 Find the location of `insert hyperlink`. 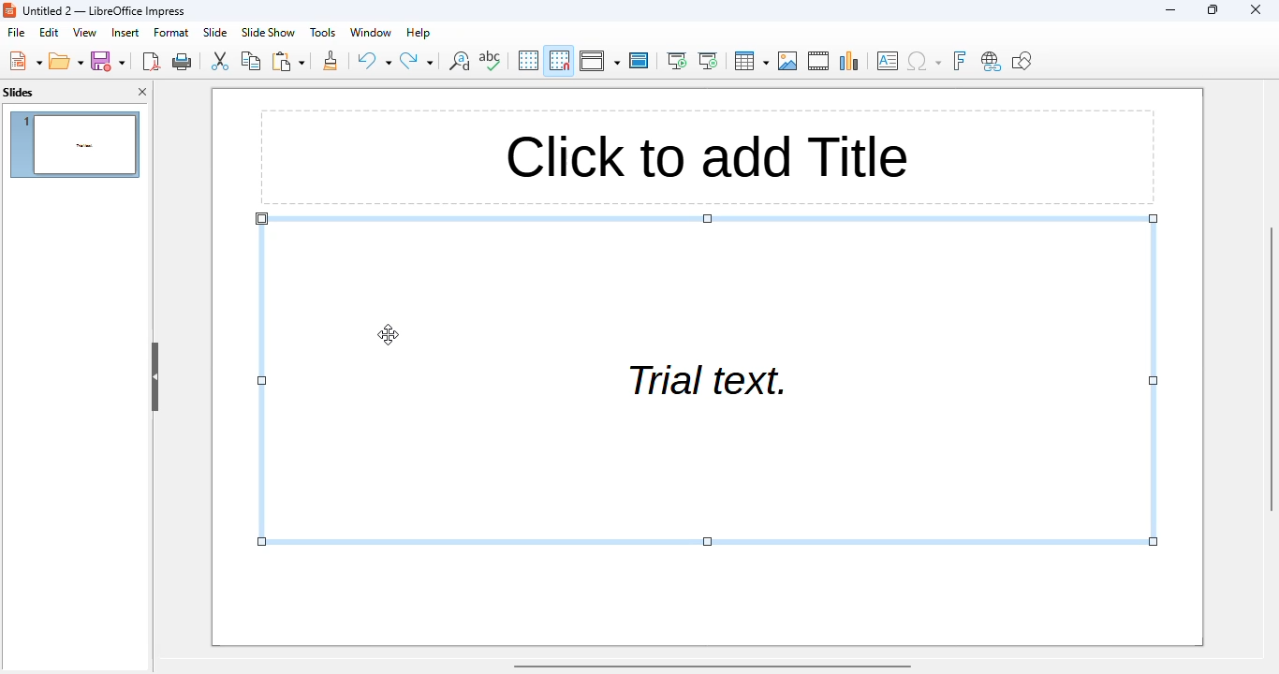

insert hyperlink is located at coordinates (992, 61).